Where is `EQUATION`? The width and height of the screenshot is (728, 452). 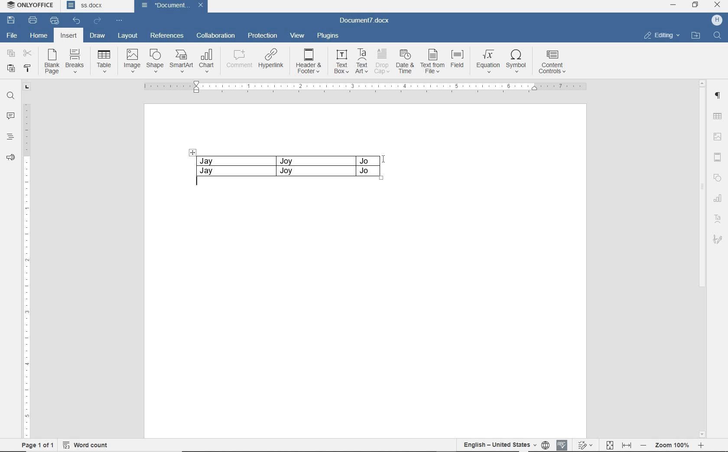
EQUATION is located at coordinates (487, 61).